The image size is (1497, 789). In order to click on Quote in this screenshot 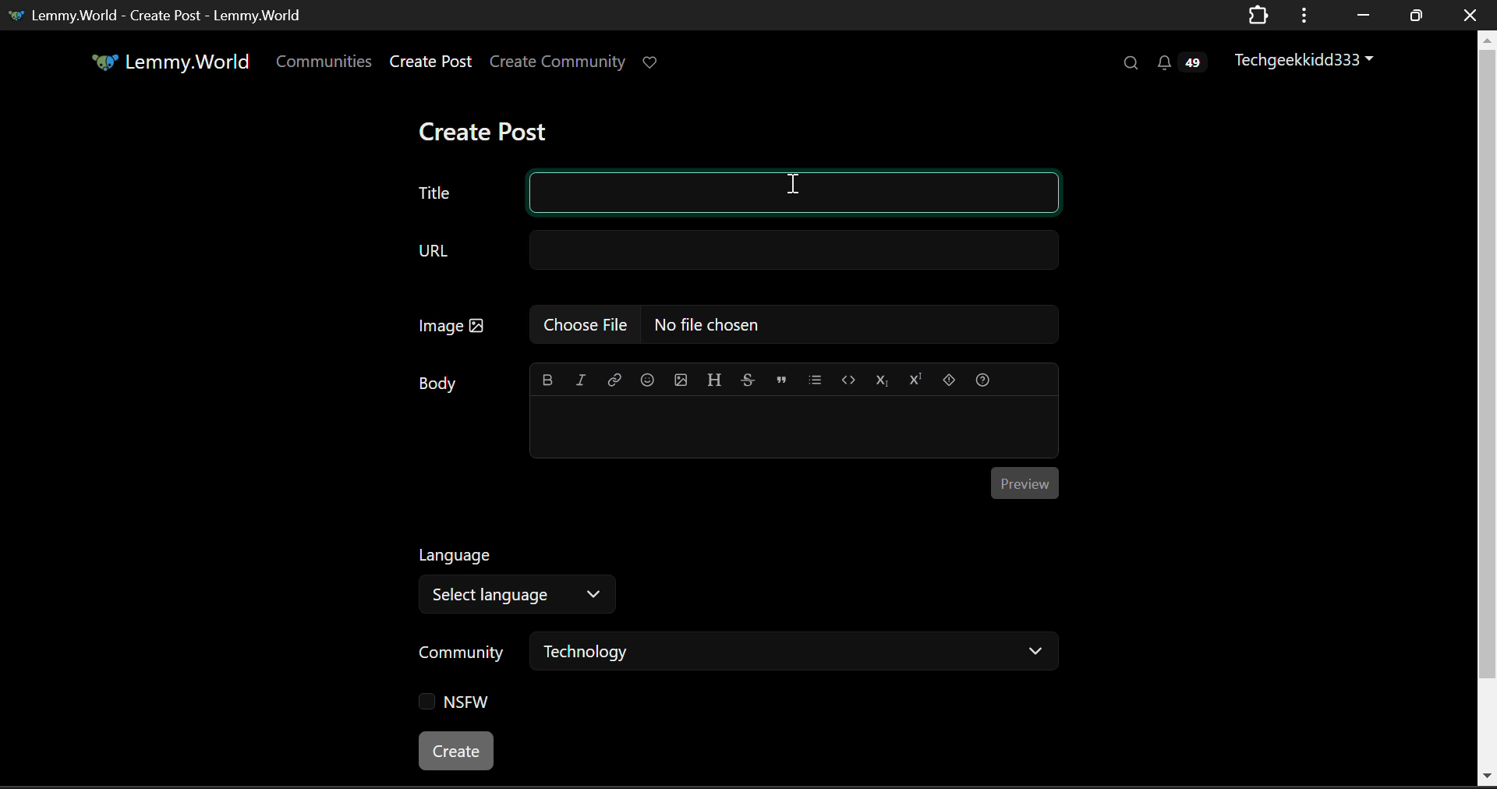, I will do `click(780, 380)`.